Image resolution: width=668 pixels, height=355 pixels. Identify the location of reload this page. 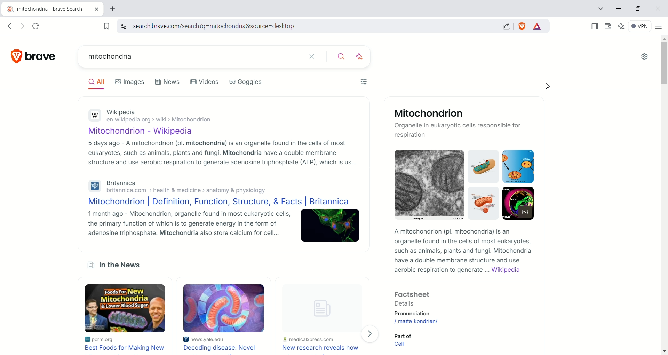
(34, 26).